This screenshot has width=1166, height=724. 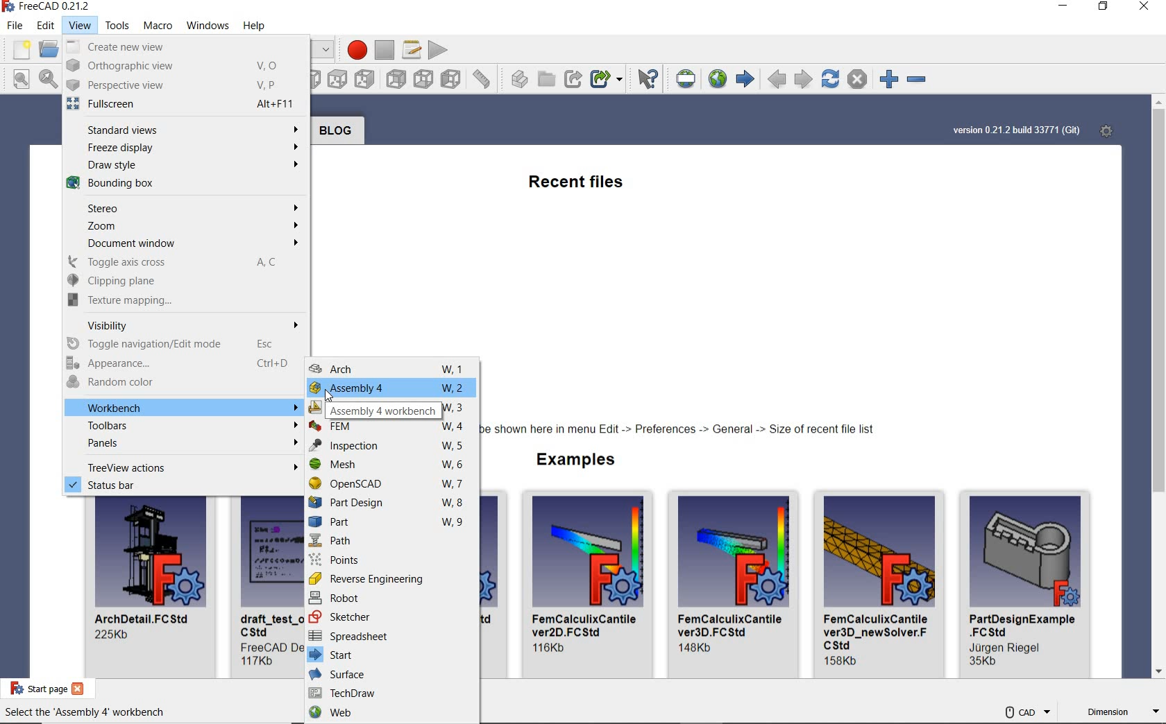 I want to click on Assembly 4, so click(x=392, y=388).